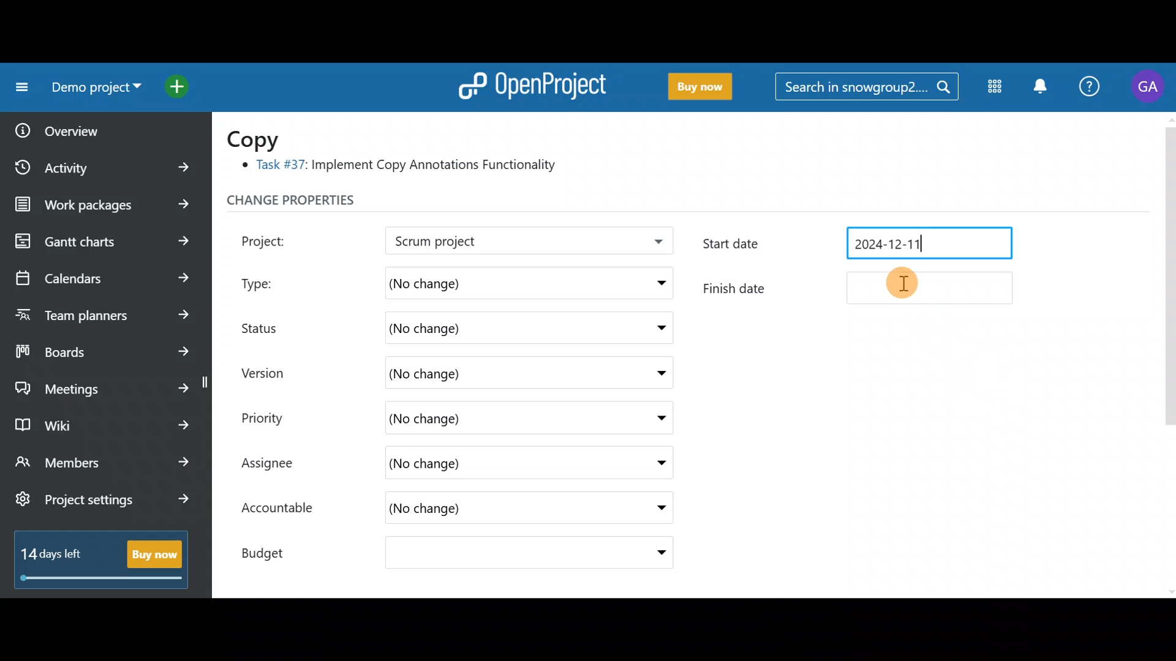 The height and width of the screenshot is (661, 1176). I want to click on Version, so click(269, 373).